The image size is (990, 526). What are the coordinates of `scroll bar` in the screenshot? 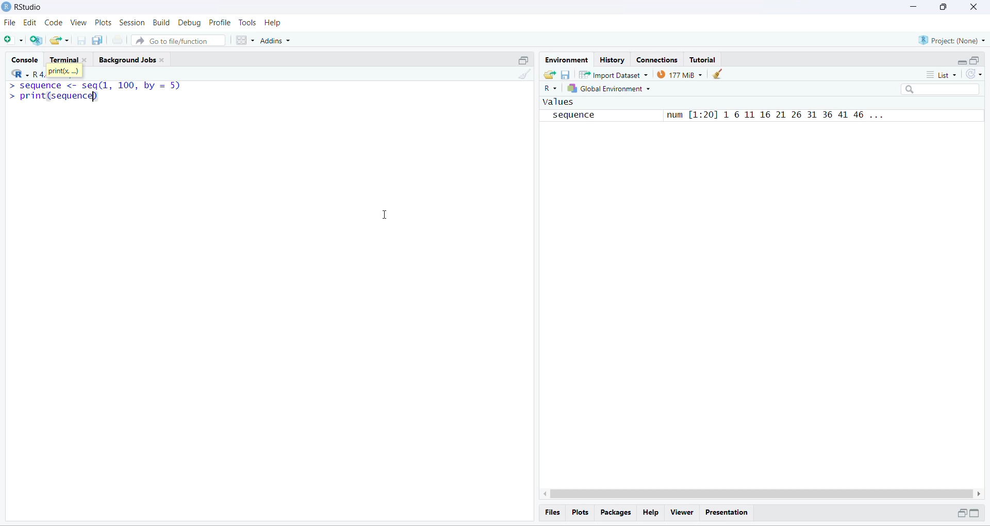 It's located at (761, 494).